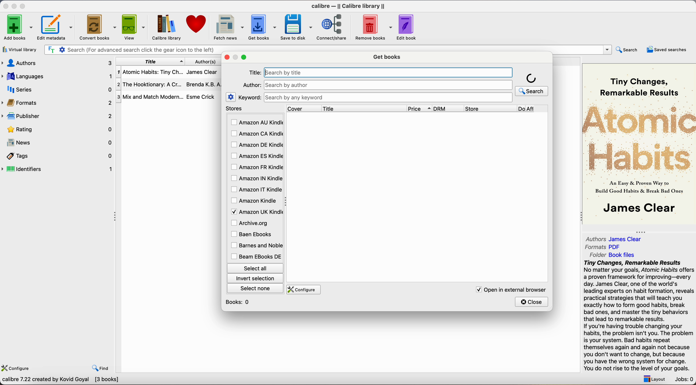 This screenshot has width=696, height=385. Describe the element at coordinates (58, 168) in the screenshot. I see `indentifiers` at that location.